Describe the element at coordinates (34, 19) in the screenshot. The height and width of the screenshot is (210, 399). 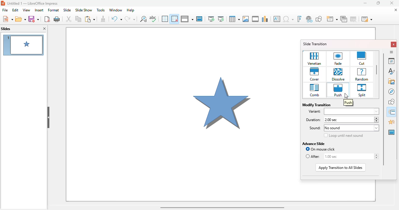
I see `save` at that location.